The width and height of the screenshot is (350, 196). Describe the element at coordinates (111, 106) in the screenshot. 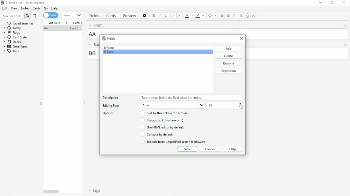

I see `Editing Font` at that location.